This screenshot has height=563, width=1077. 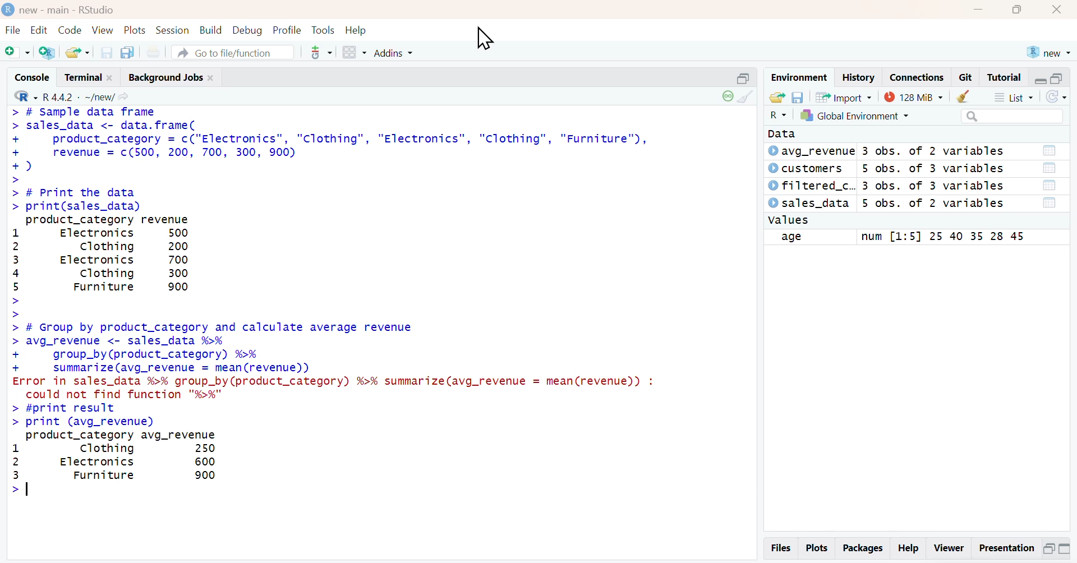 What do you see at coordinates (859, 77) in the screenshot?
I see `History` at bounding box center [859, 77].